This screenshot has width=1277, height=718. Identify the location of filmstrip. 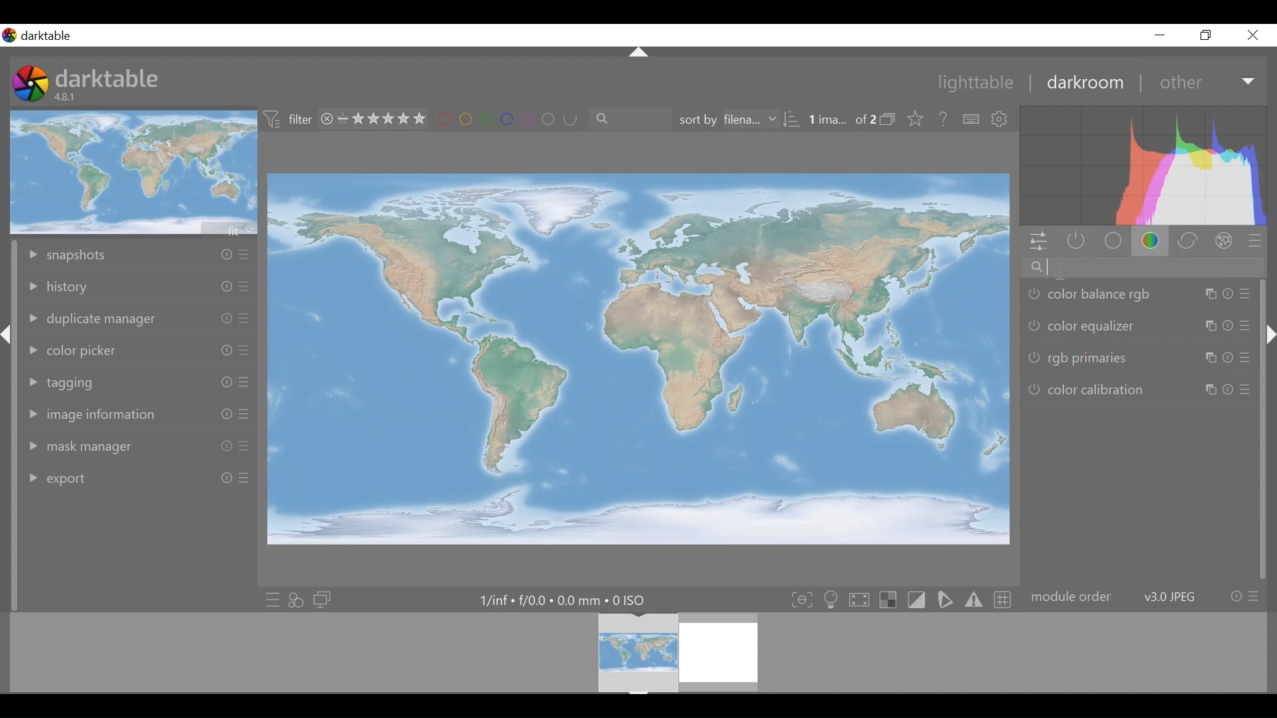
(637, 652).